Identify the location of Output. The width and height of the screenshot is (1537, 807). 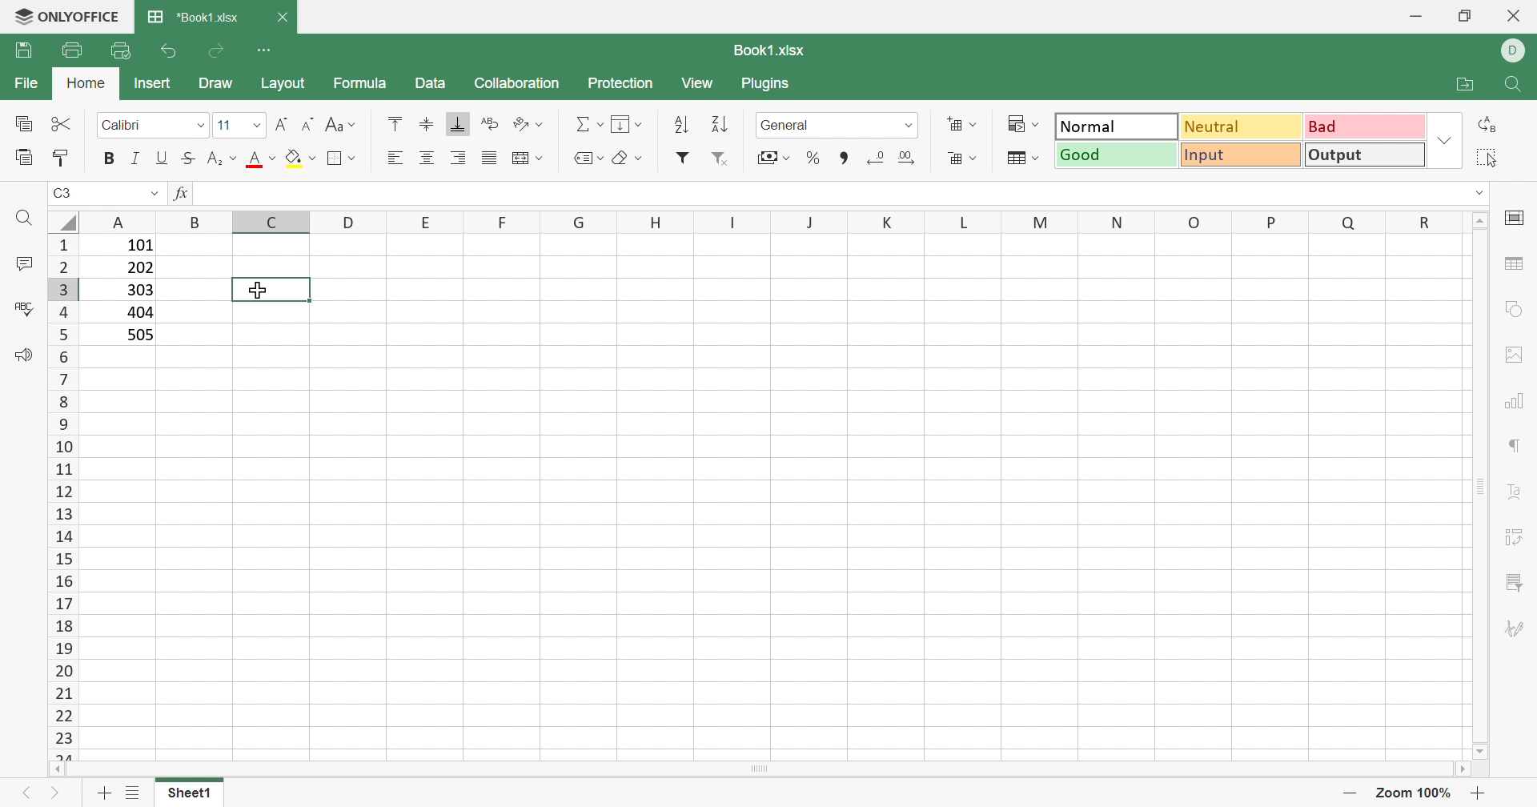
(1366, 154).